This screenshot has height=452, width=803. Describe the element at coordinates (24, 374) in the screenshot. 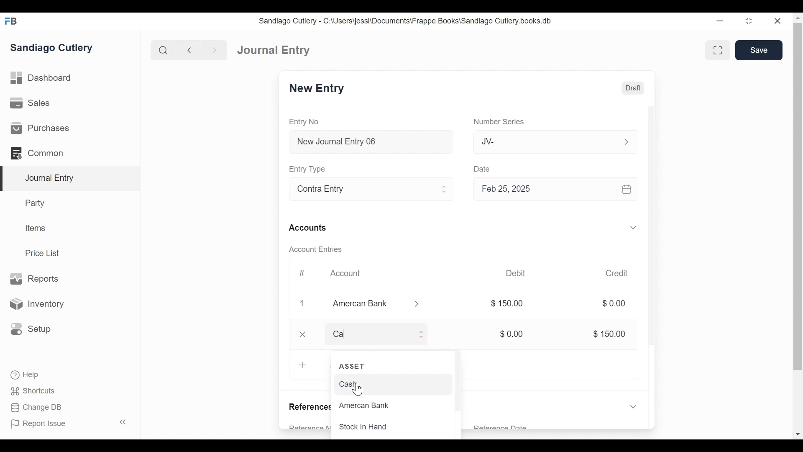

I see `Help` at that location.